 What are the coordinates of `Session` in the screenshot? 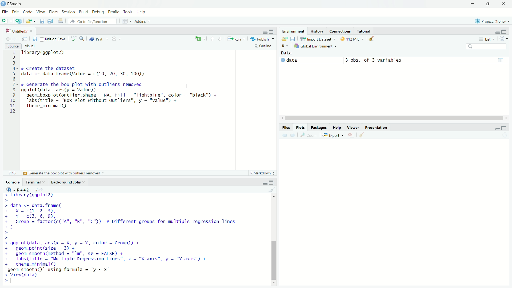 It's located at (69, 12).